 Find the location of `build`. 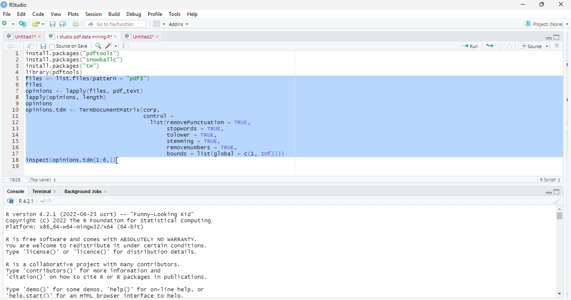

build is located at coordinates (114, 14).